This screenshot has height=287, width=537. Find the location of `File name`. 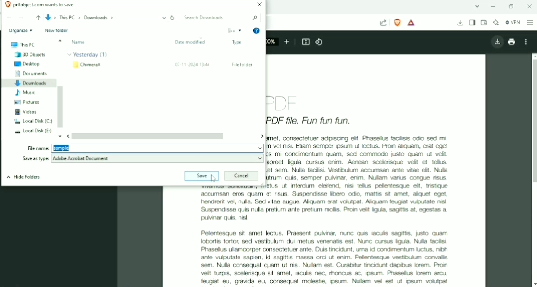

File name is located at coordinates (157, 147).